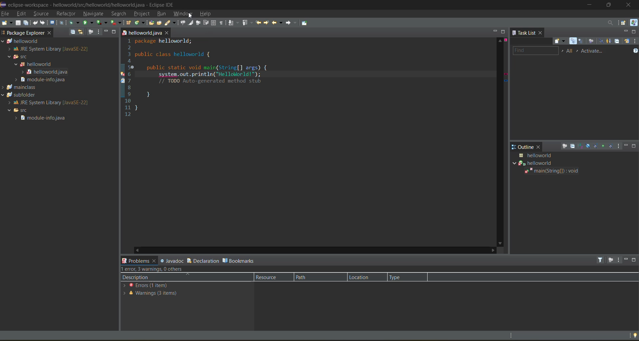 This screenshot has height=341, width=639. I want to click on tip of the day, so click(634, 335).